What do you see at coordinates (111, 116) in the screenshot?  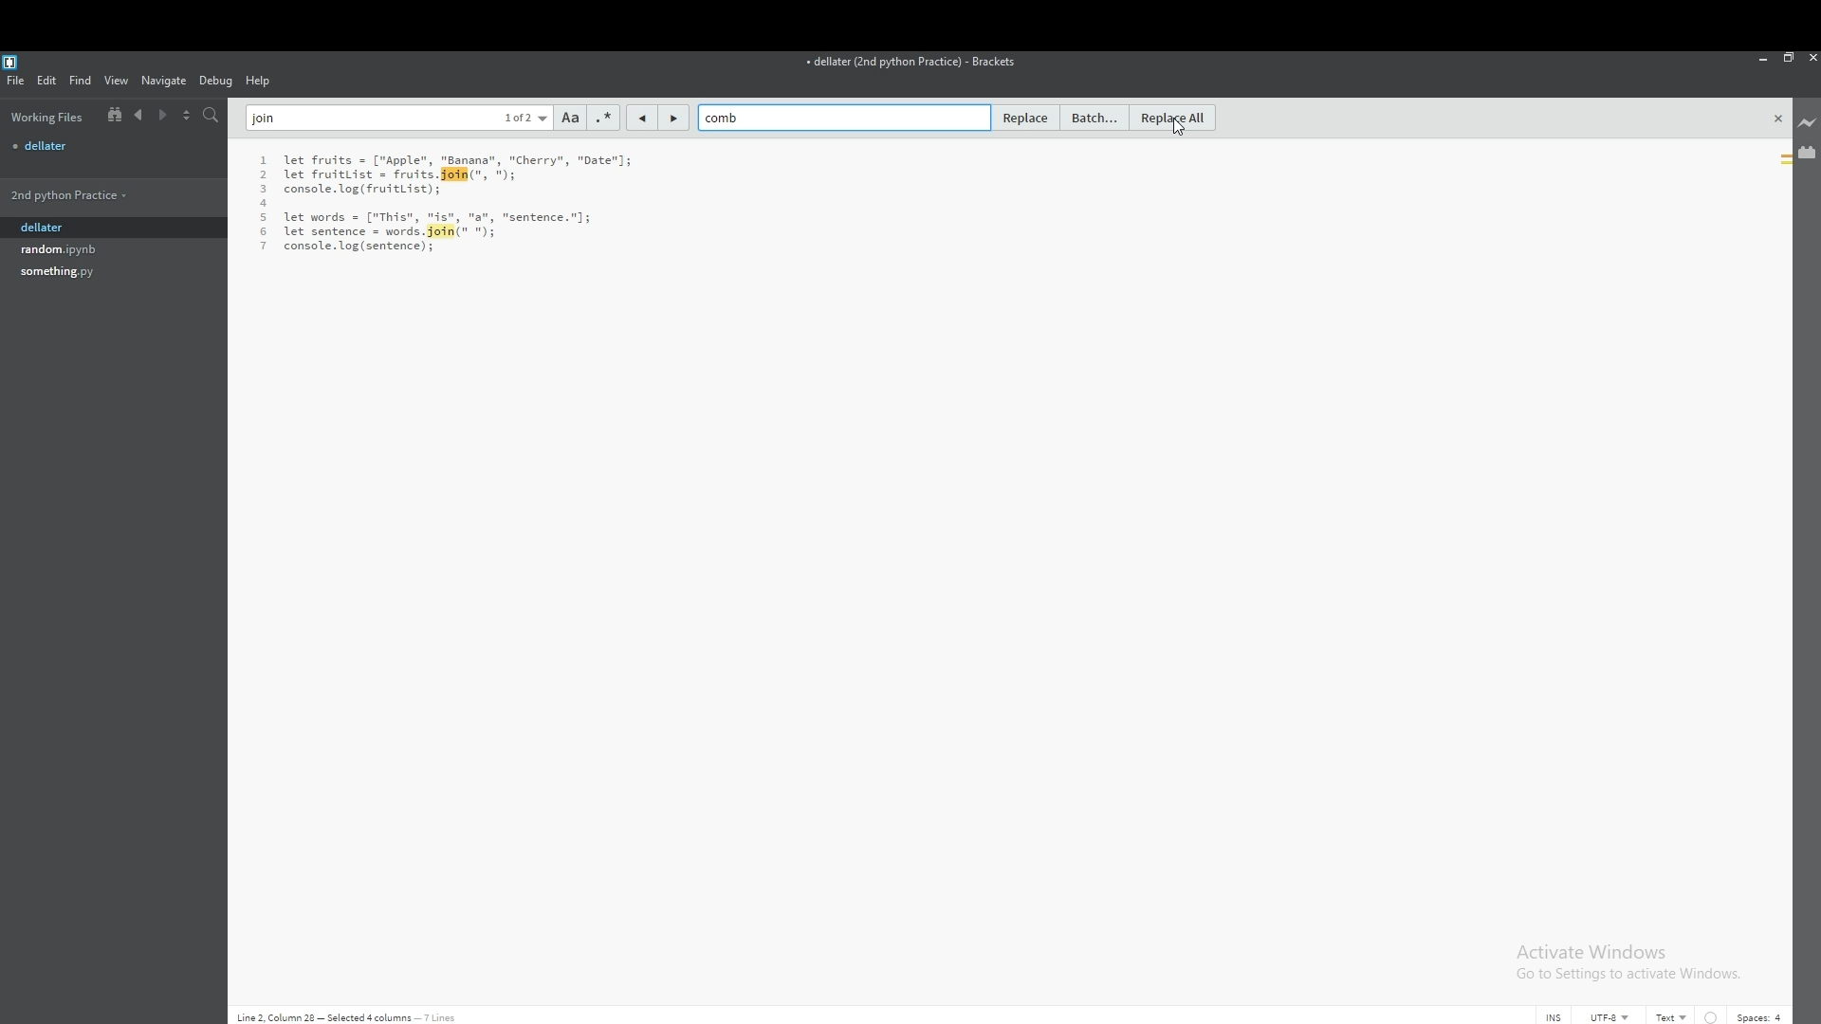 I see `show in file tree` at bounding box center [111, 116].